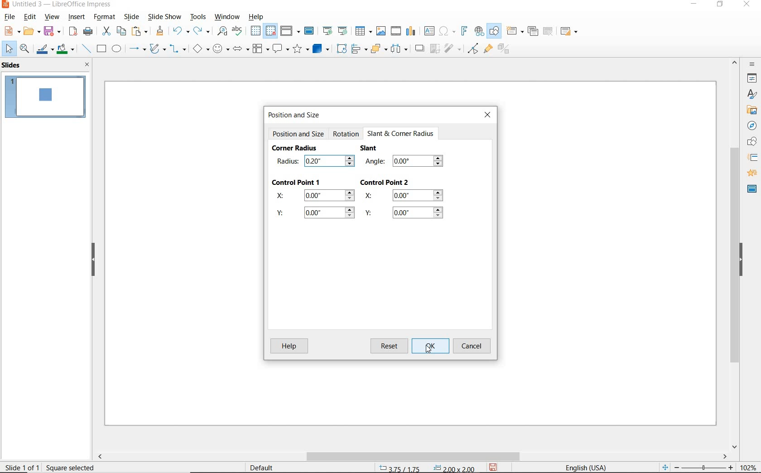 The width and height of the screenshot is (761, 473). What do you see at coordinates (429, 30) in the screenshot?
I see `insert text box` at bounding box center [429, 30].